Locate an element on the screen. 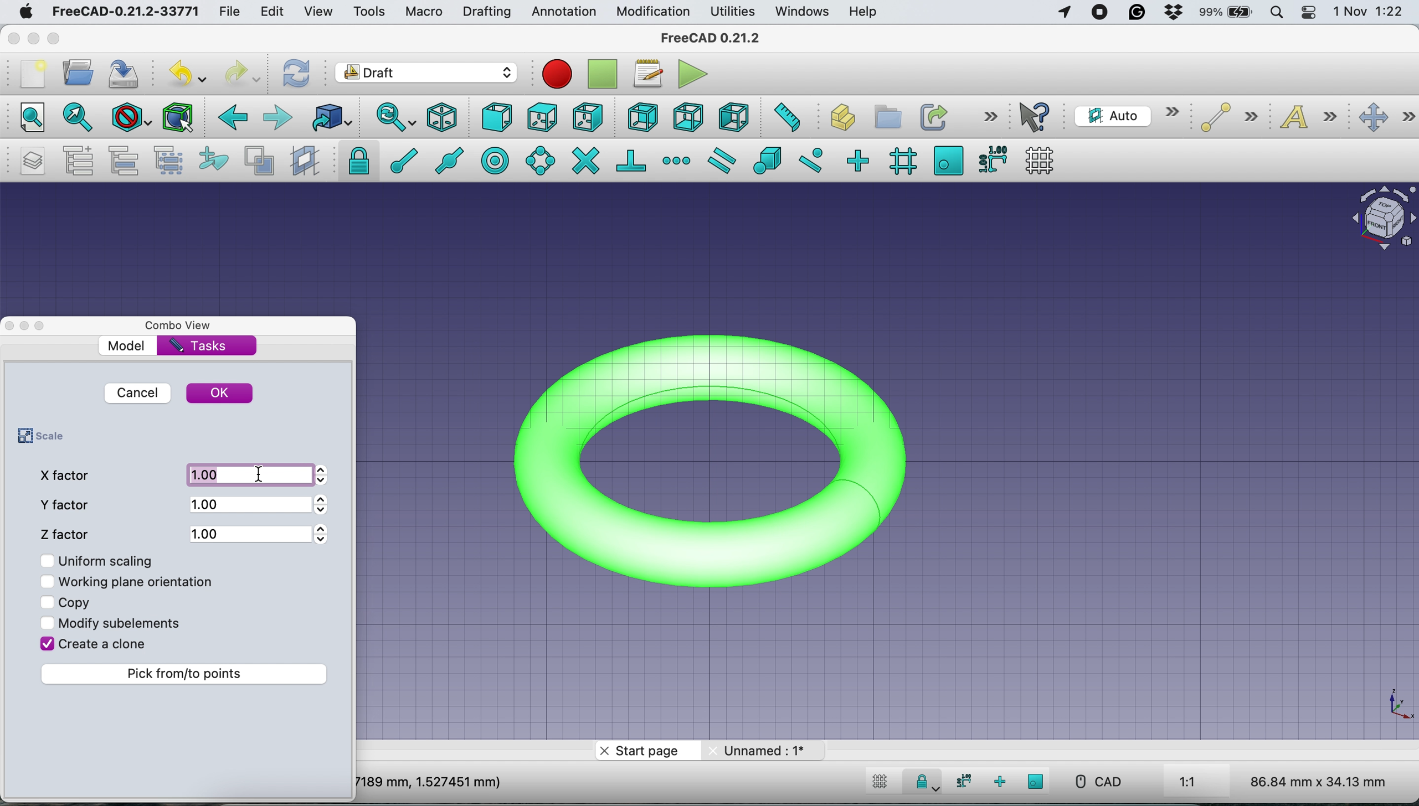 Image resolution: width=1419 pixels, height=806 pixels. stop debugging is located at coordinates (600, 74).